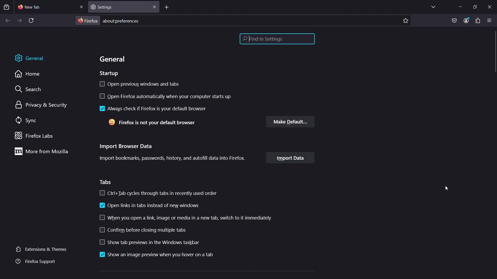  I want to click on aboutpreferences, so click(243, 21).